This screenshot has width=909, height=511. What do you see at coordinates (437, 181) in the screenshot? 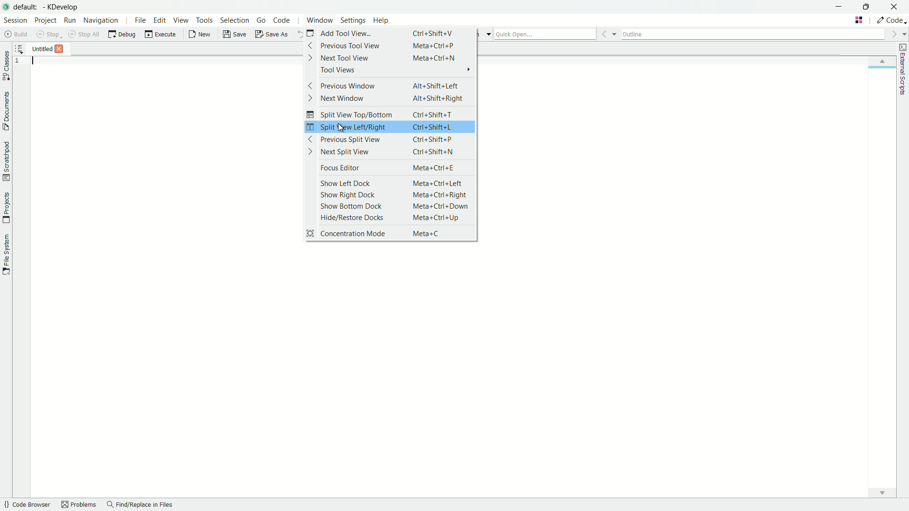
I see `Meta+Ctrl+Left` at bounding box center [437, 181].